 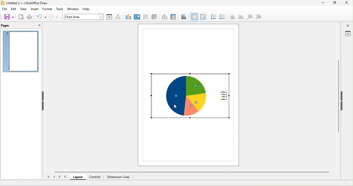 I want to click on legend on/ off, so click(x=194, y=17).